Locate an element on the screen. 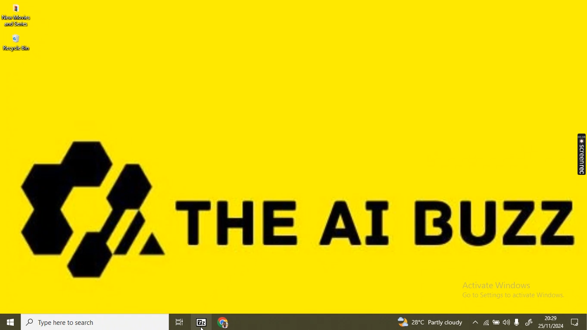 The height and width of the screenshot is (330, 587). the ai buzz logo is located at coordinates (92, 208).